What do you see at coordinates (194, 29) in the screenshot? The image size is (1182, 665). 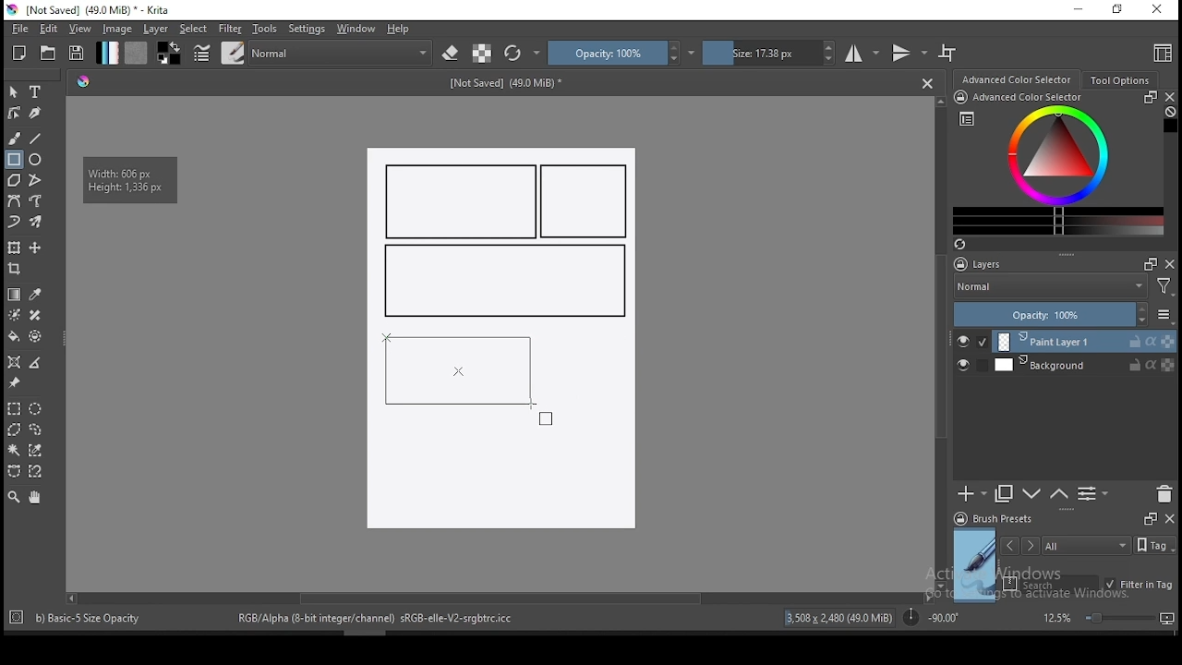 I see `select` at bounding box center [194, 29].